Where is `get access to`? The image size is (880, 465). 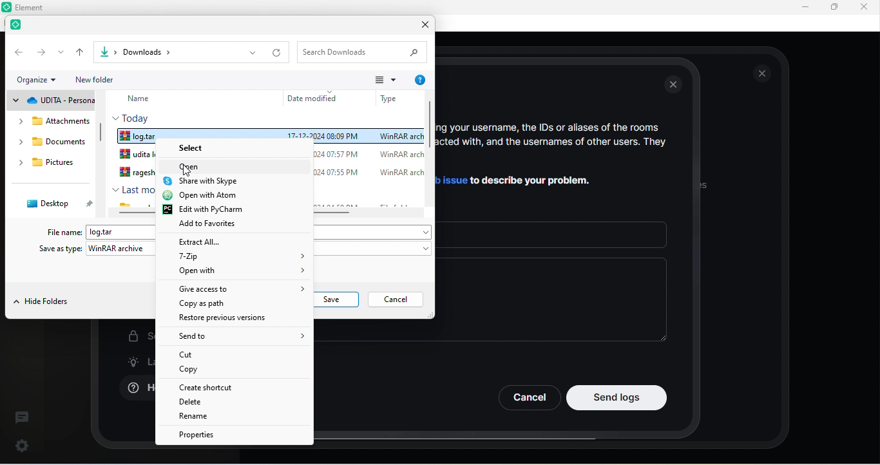 get access to is located at coordinates (234, 290).